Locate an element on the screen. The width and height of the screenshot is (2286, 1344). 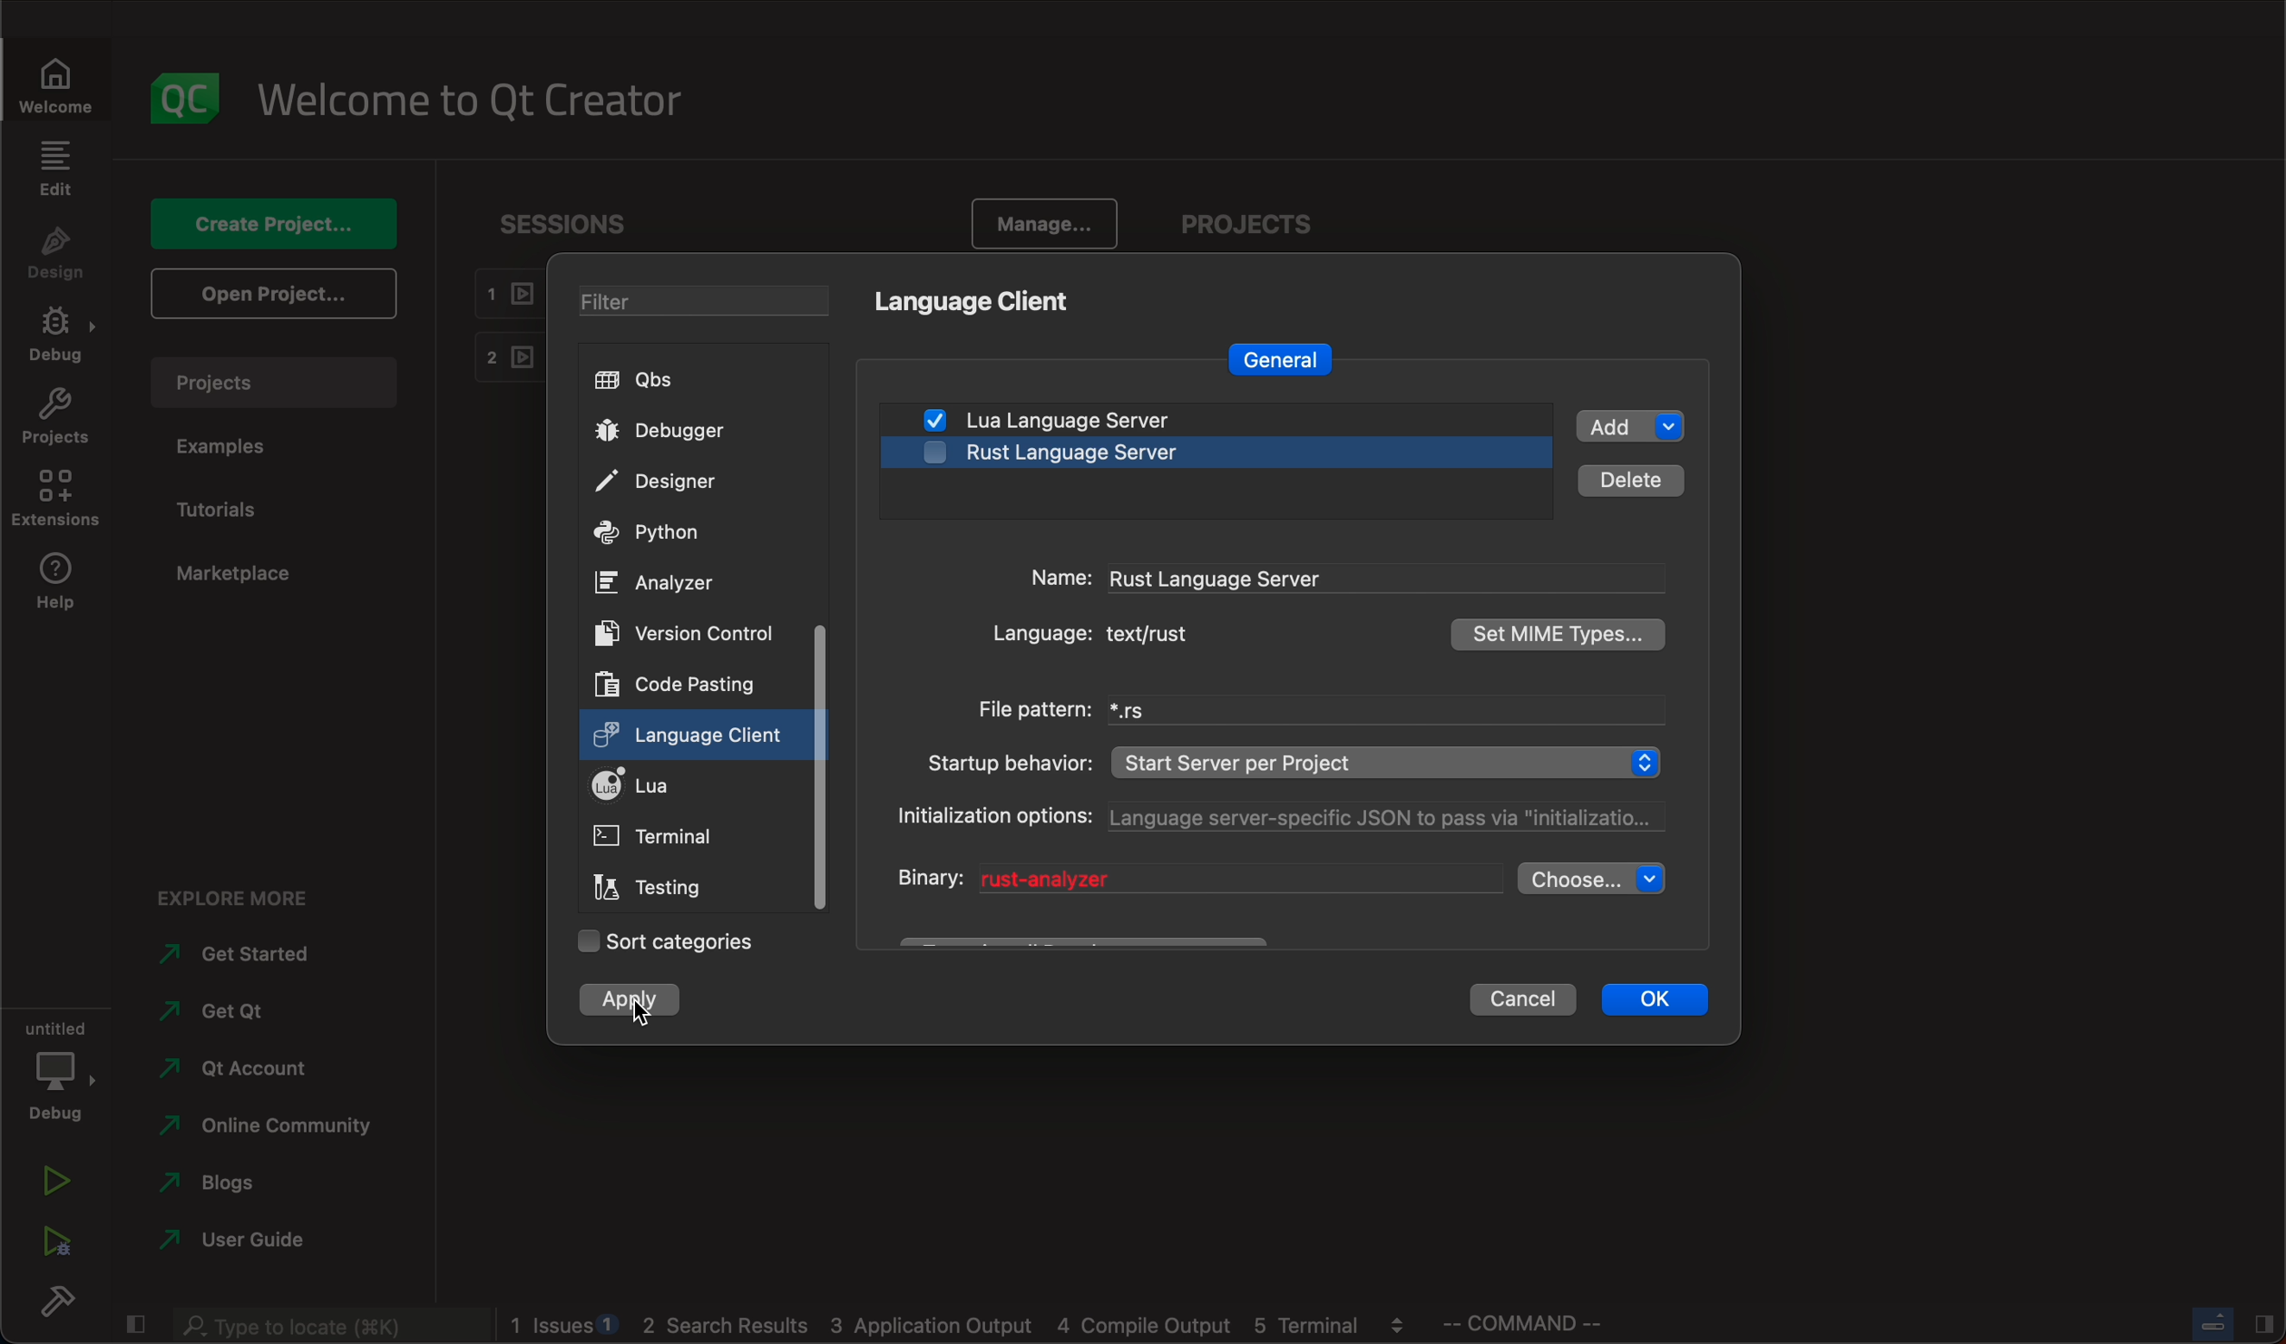
name is located at coordinates (1305, 578).